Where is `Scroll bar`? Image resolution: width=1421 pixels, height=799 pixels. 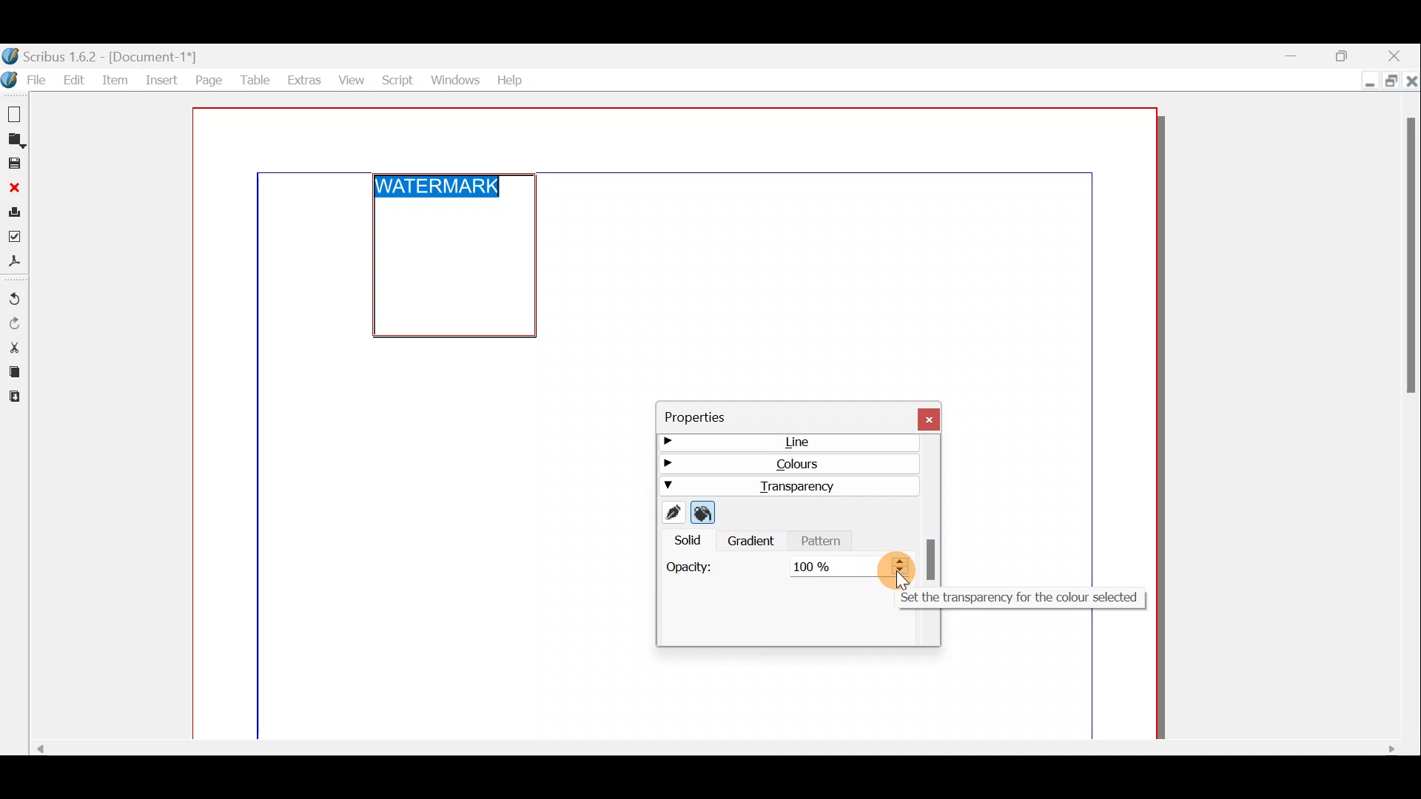
Scroll bar is located at coordinates (707, 750).